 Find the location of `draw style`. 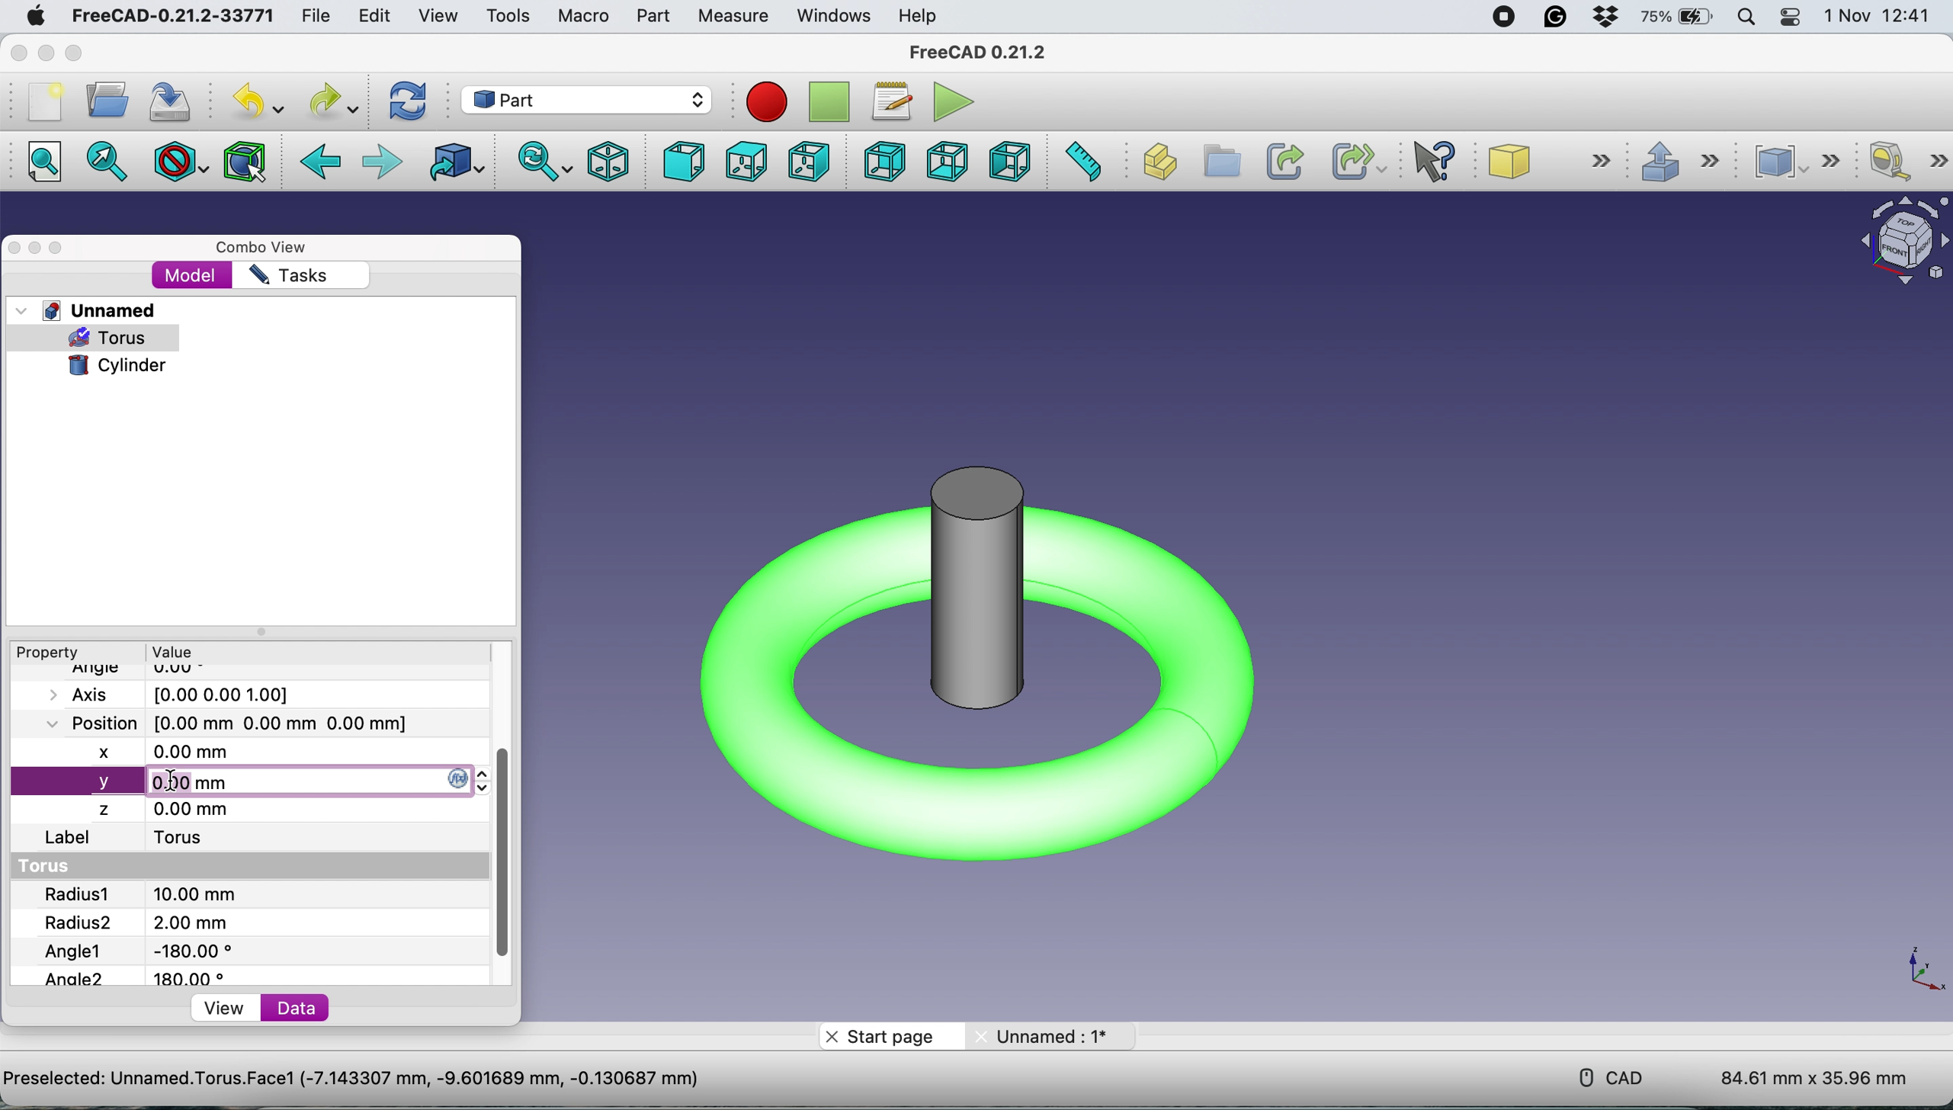

draw style is located at coordinates (184, 159).